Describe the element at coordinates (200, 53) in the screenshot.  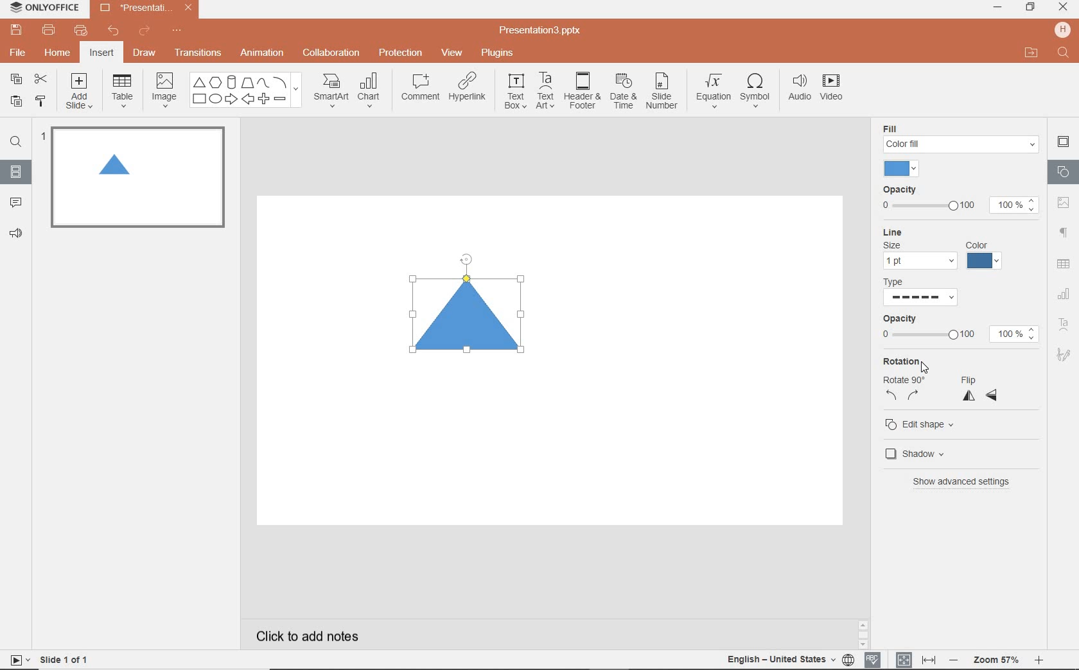
I see `TRANSITIONS` at that location.